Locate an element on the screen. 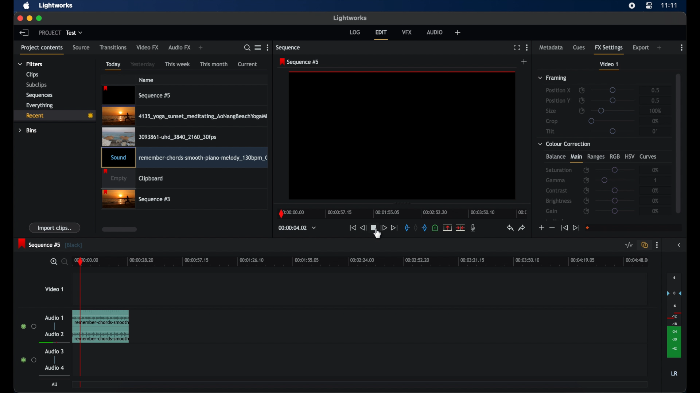 Image resolution: width=700 pixels, height=393 pixels. all is located at coordinates (55, 384).